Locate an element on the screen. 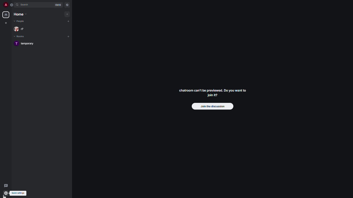 The width and height of the screenshot is (353, 198). threads is located at coordinates (5, 185).